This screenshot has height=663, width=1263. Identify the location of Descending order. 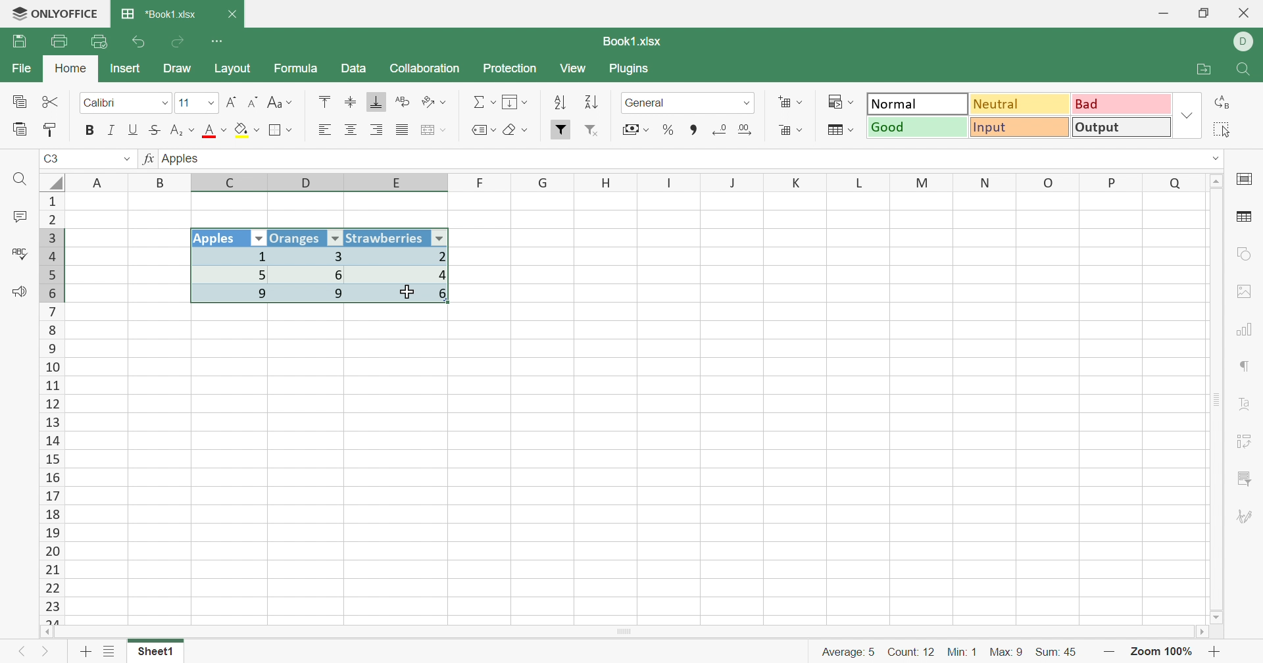
(589, 104).